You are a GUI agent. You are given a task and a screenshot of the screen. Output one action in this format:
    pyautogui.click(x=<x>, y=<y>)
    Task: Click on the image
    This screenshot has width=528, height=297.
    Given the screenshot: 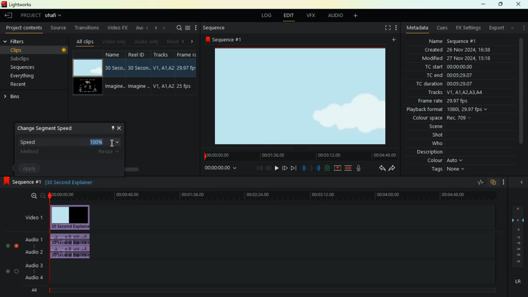 What is the action you would take?
    pyautogui.click(x=302, y=96)
    